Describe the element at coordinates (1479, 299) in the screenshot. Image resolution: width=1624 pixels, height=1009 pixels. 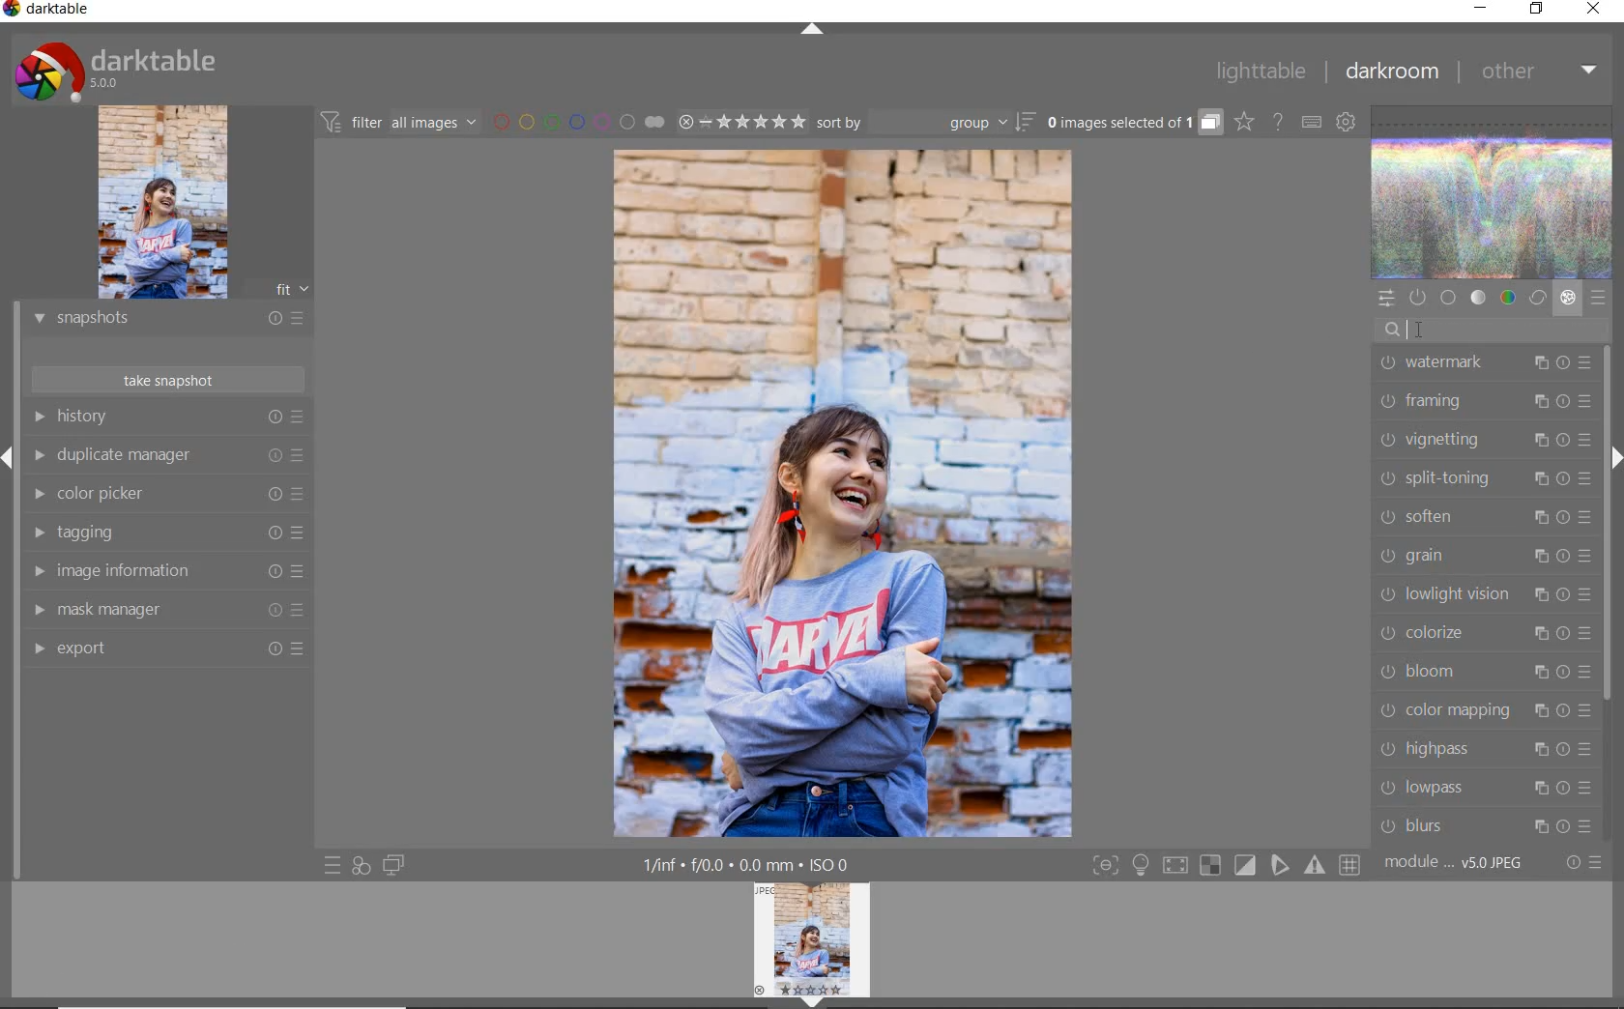
I see `tone` at that location.